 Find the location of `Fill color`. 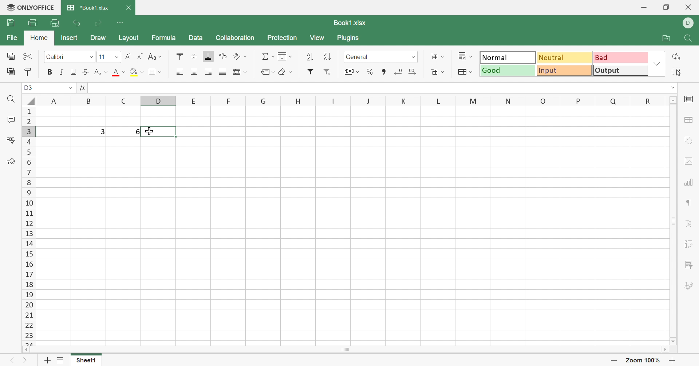

Fill color is located at coordinates (137, 72).